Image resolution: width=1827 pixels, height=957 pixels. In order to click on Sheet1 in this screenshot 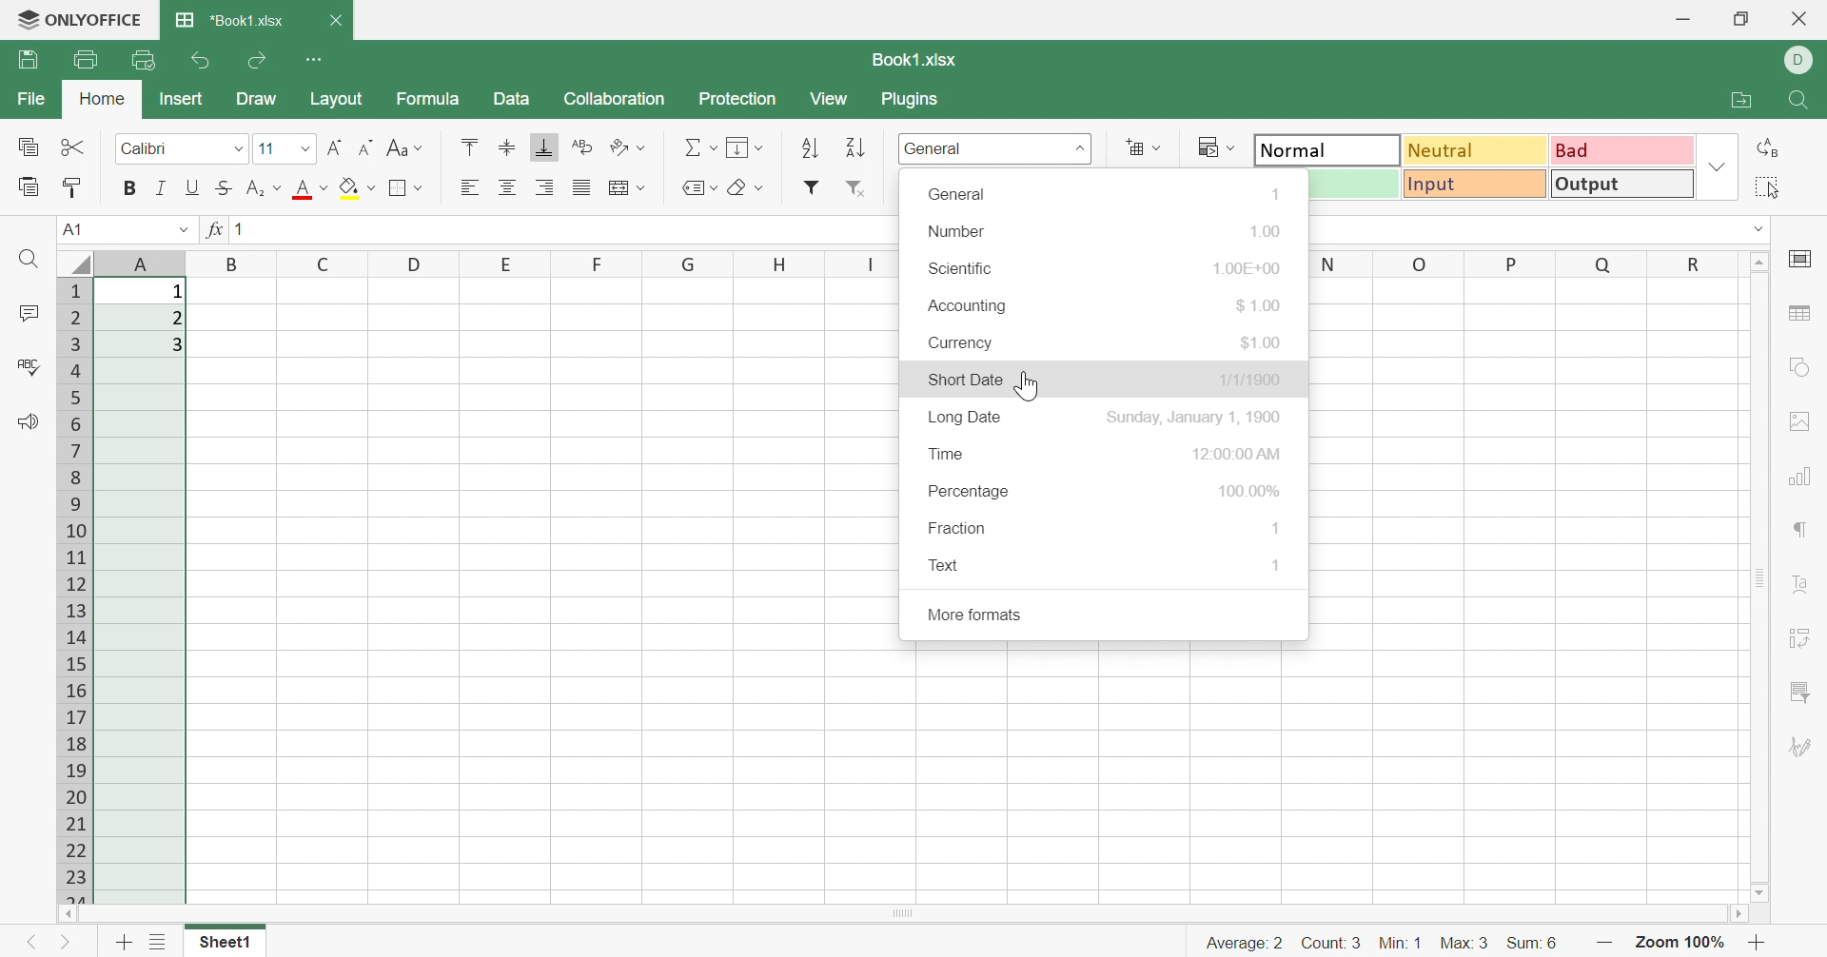, I will do `click(224, 943)`.